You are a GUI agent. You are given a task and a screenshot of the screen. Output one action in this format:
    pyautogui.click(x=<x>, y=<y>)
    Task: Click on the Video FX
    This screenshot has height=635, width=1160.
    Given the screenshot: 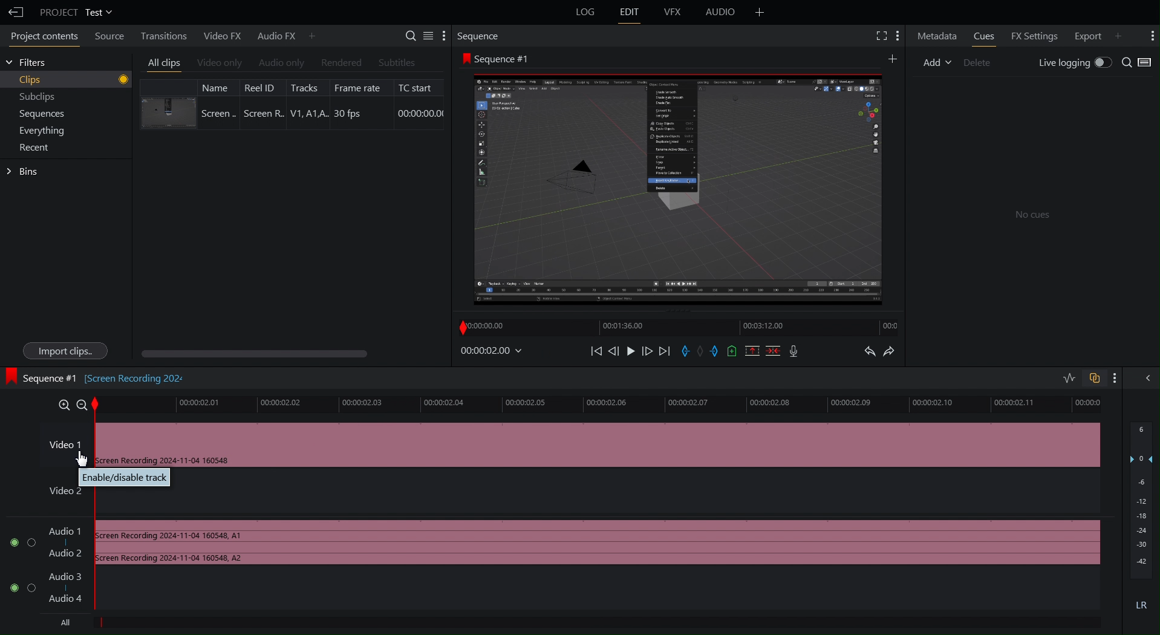 What is the action you would take?
    pyautogui.click(x=222, y=35)
    